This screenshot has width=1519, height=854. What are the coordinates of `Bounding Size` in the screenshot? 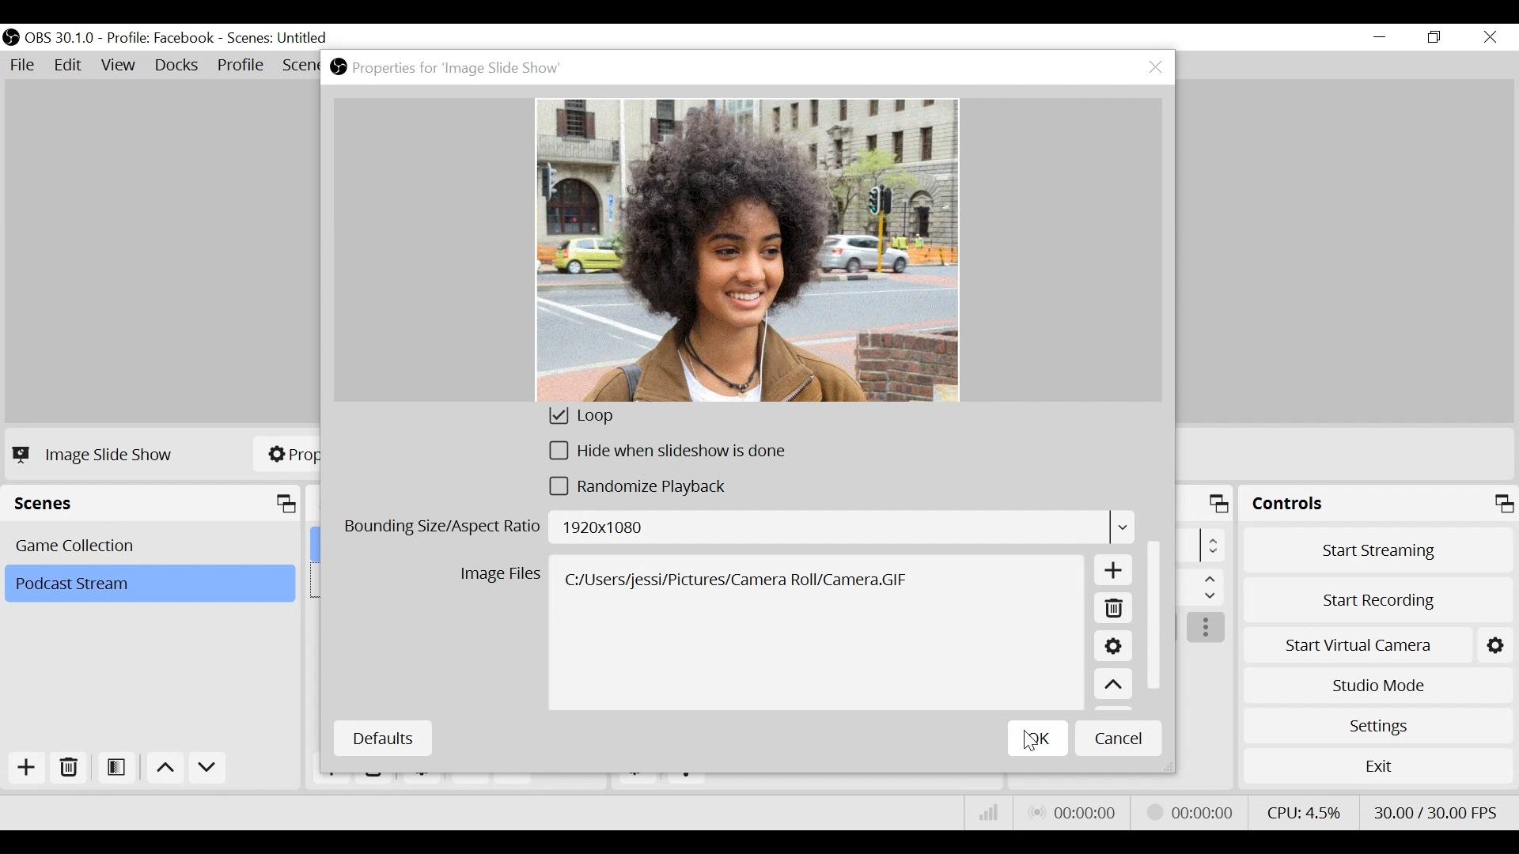 It's located at (737, 530).